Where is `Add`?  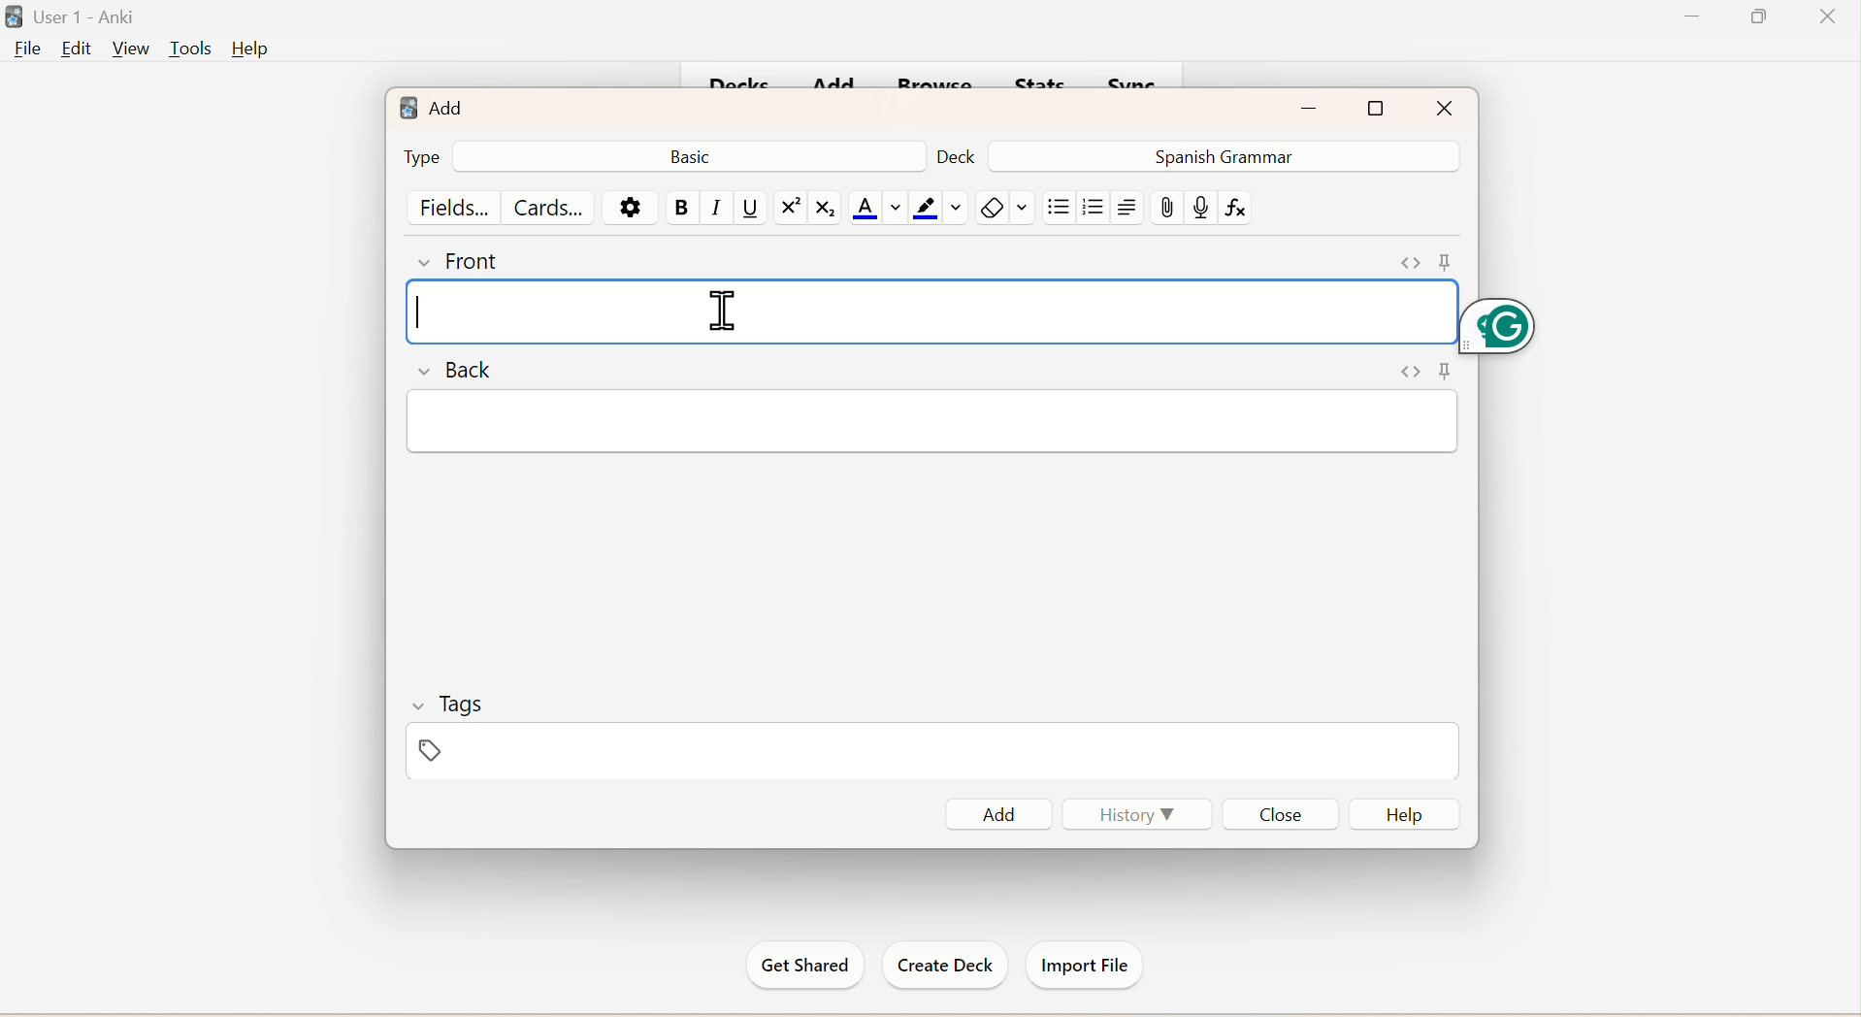
Add is located at coordinates (431, 103).